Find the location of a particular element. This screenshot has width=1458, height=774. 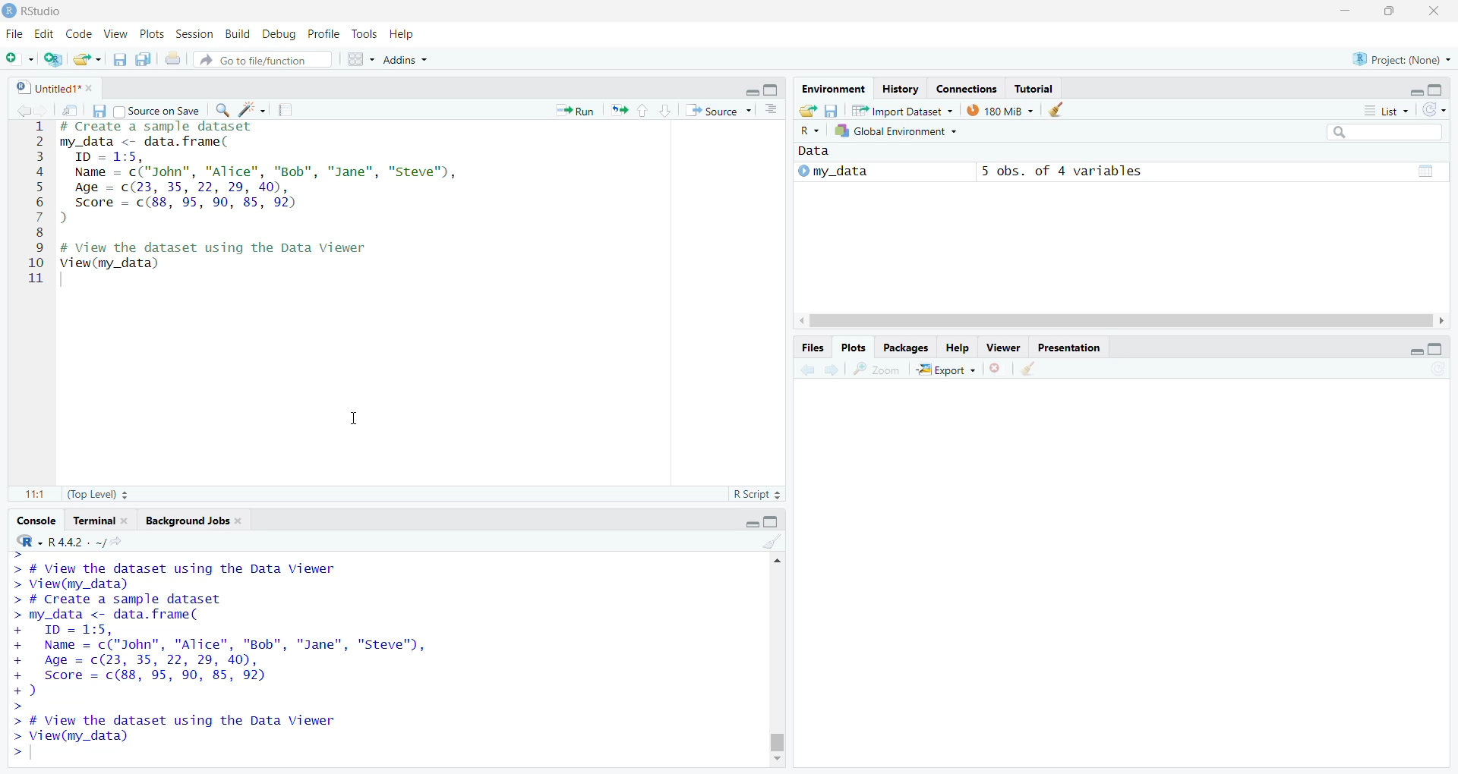

Forward is located at coordinates (831, 372).